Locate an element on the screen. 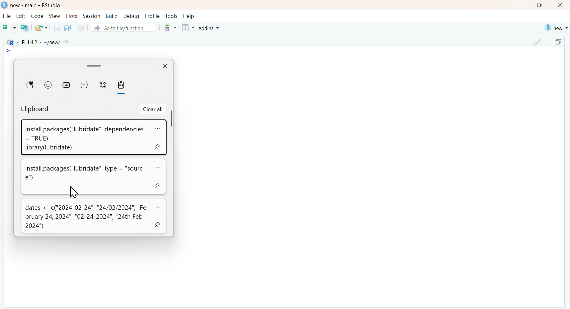 The width and height of the screenshot is (570, 309). Emoji is located at coordinates (48, 85).